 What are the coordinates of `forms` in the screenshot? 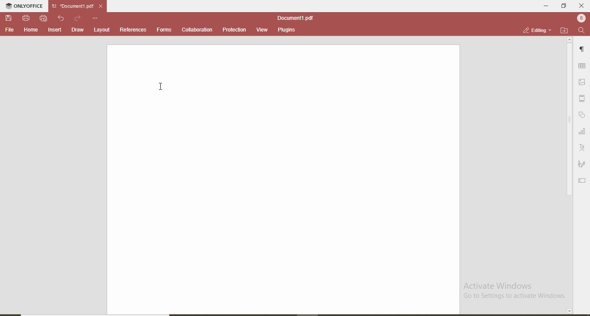 It's located at (164, 29).